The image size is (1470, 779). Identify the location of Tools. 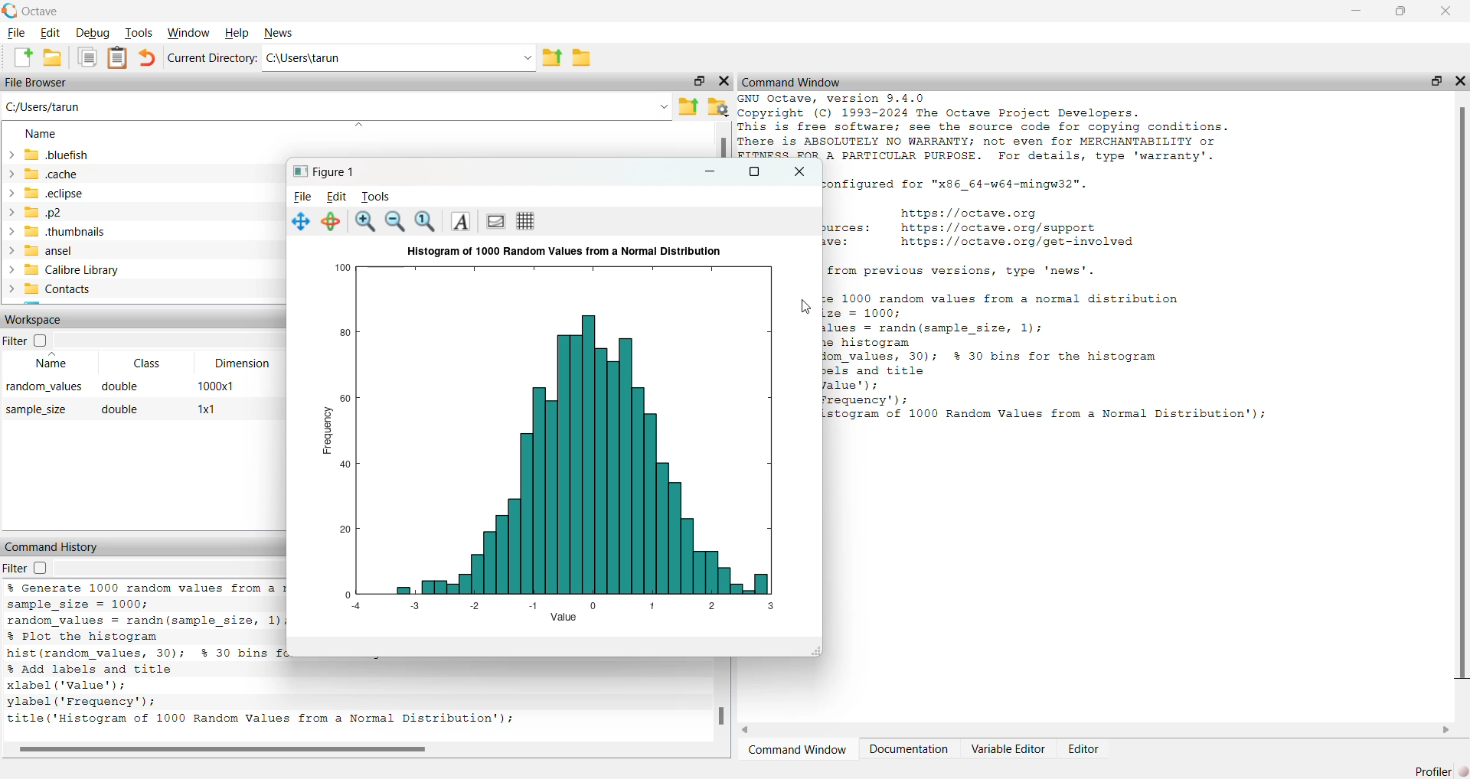
(137, 32).